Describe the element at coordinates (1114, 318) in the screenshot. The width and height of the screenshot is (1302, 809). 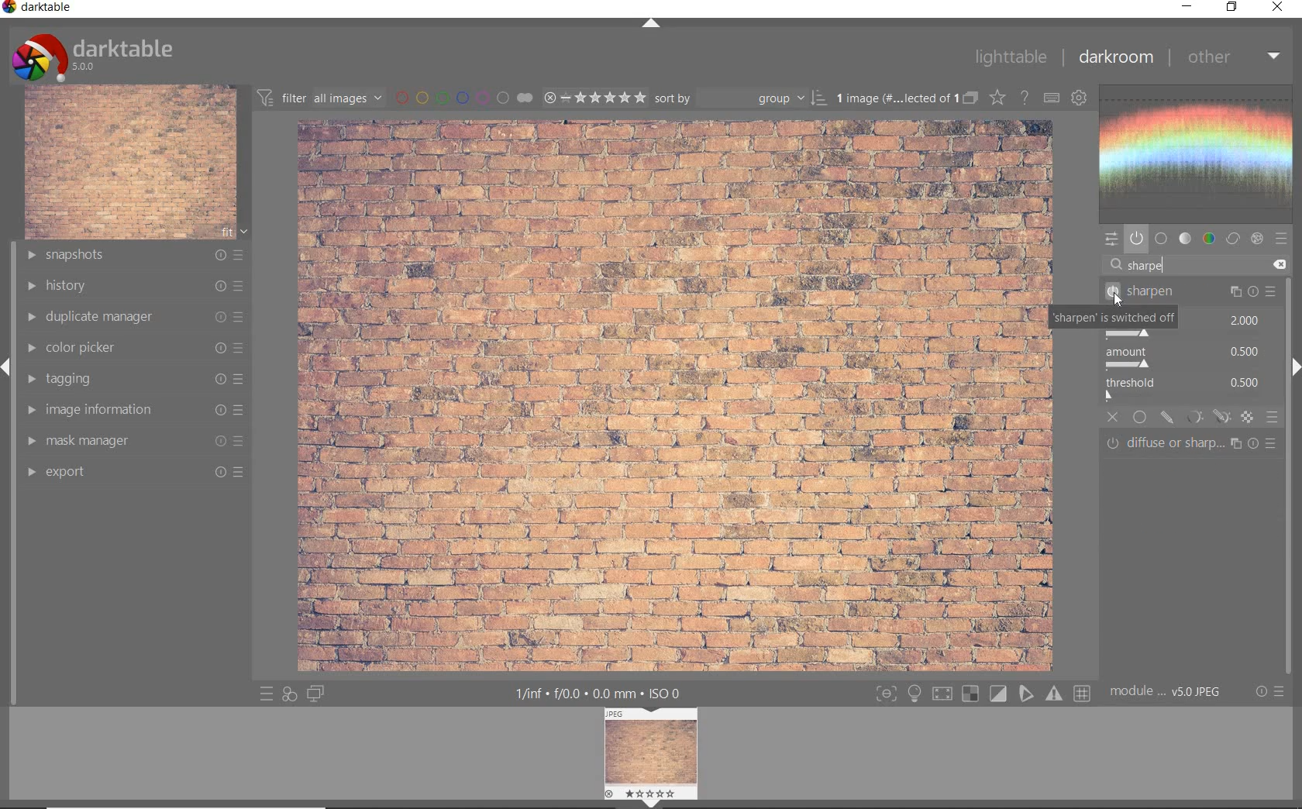
I see `SHARPEN IS SWITCHED OFF` at that location.